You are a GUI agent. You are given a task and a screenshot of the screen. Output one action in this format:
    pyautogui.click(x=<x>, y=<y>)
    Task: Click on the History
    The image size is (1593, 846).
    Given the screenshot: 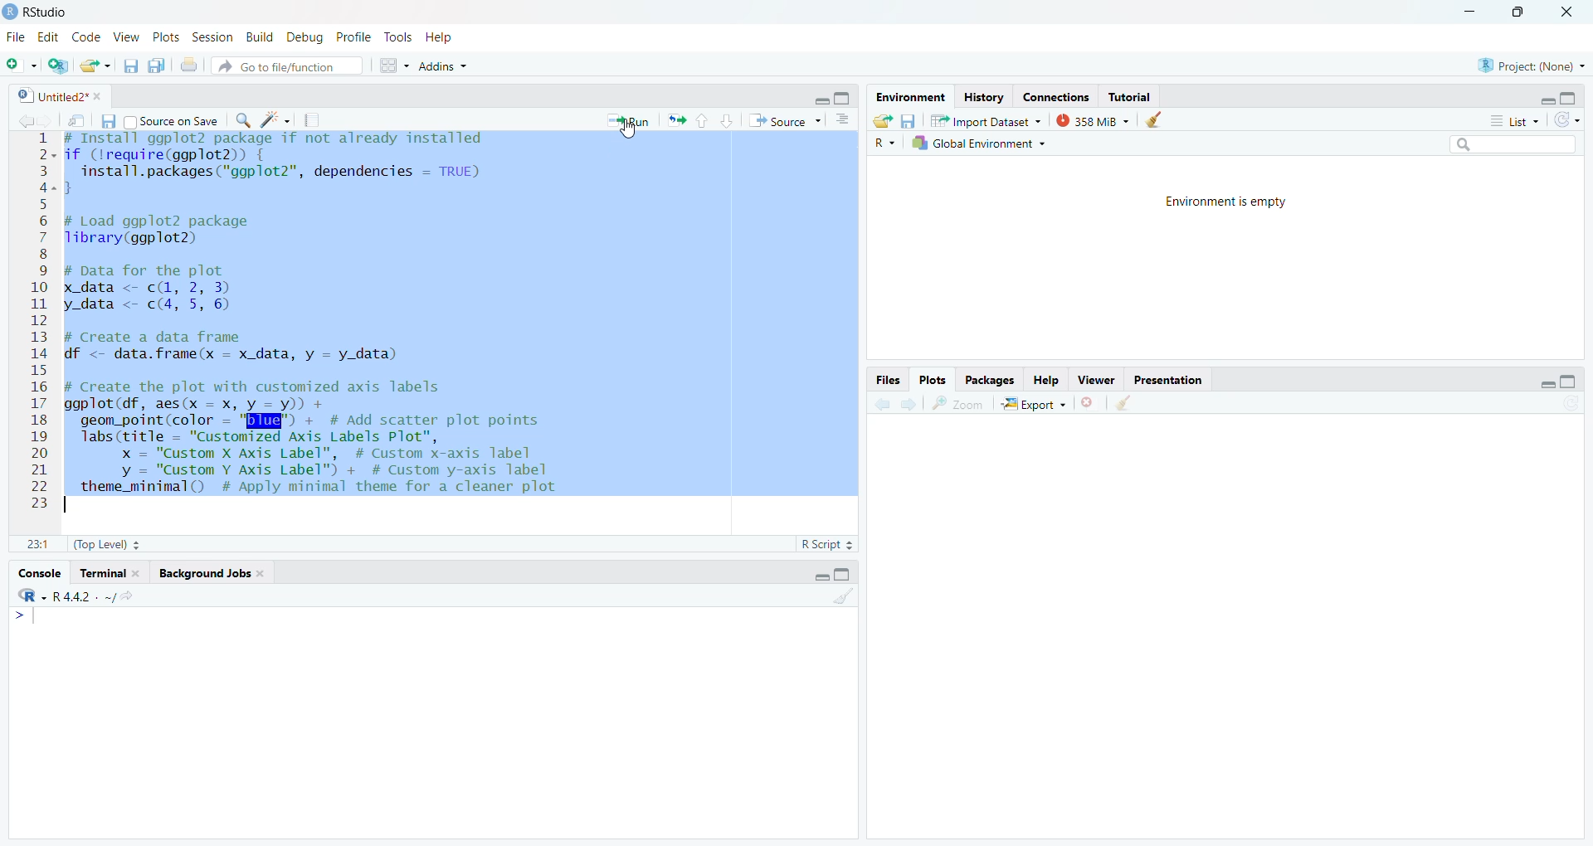 What is the action you would take?
    pyautogui.click(x=984, y=97)
    